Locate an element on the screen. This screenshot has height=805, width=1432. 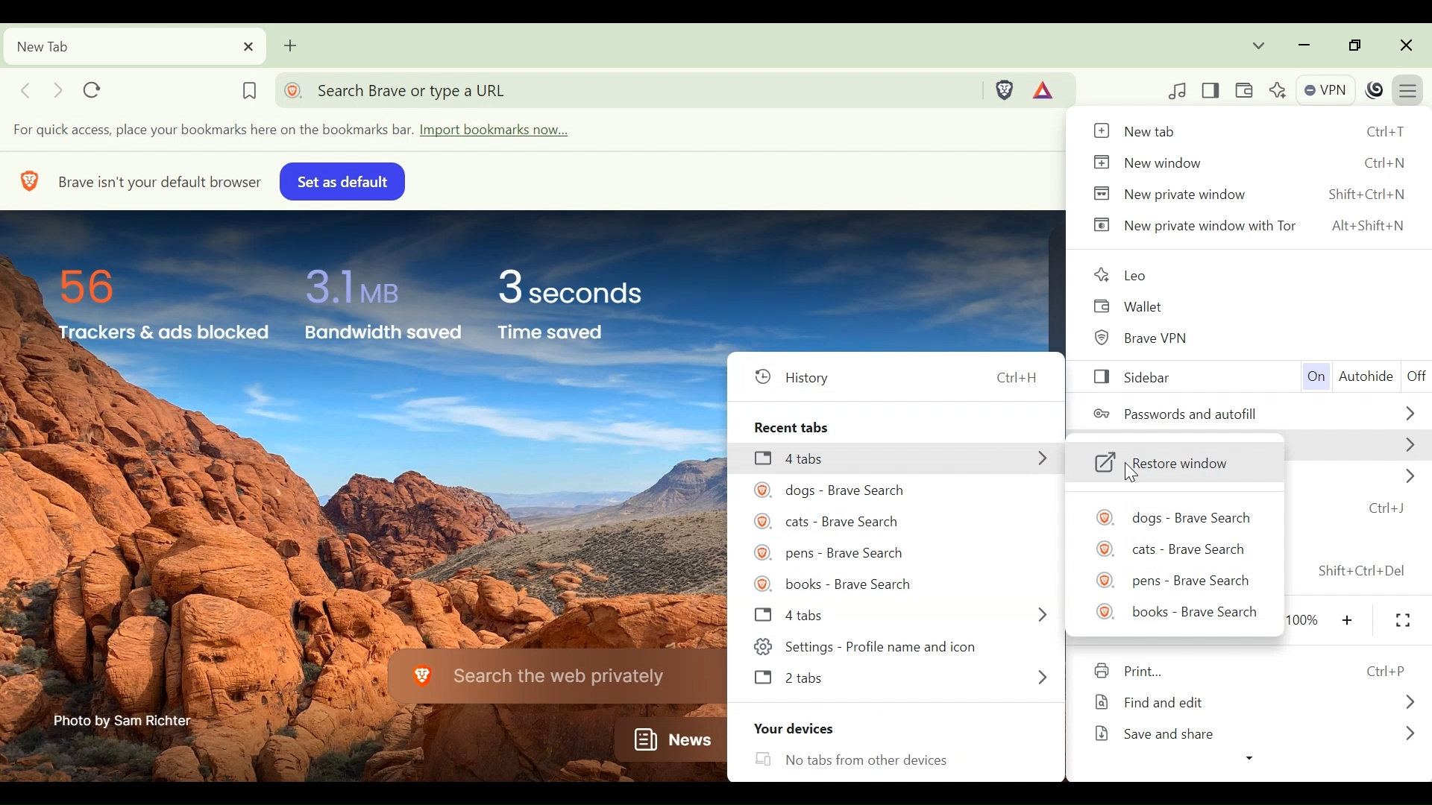
Time saved is located at coordinates (571, 335).